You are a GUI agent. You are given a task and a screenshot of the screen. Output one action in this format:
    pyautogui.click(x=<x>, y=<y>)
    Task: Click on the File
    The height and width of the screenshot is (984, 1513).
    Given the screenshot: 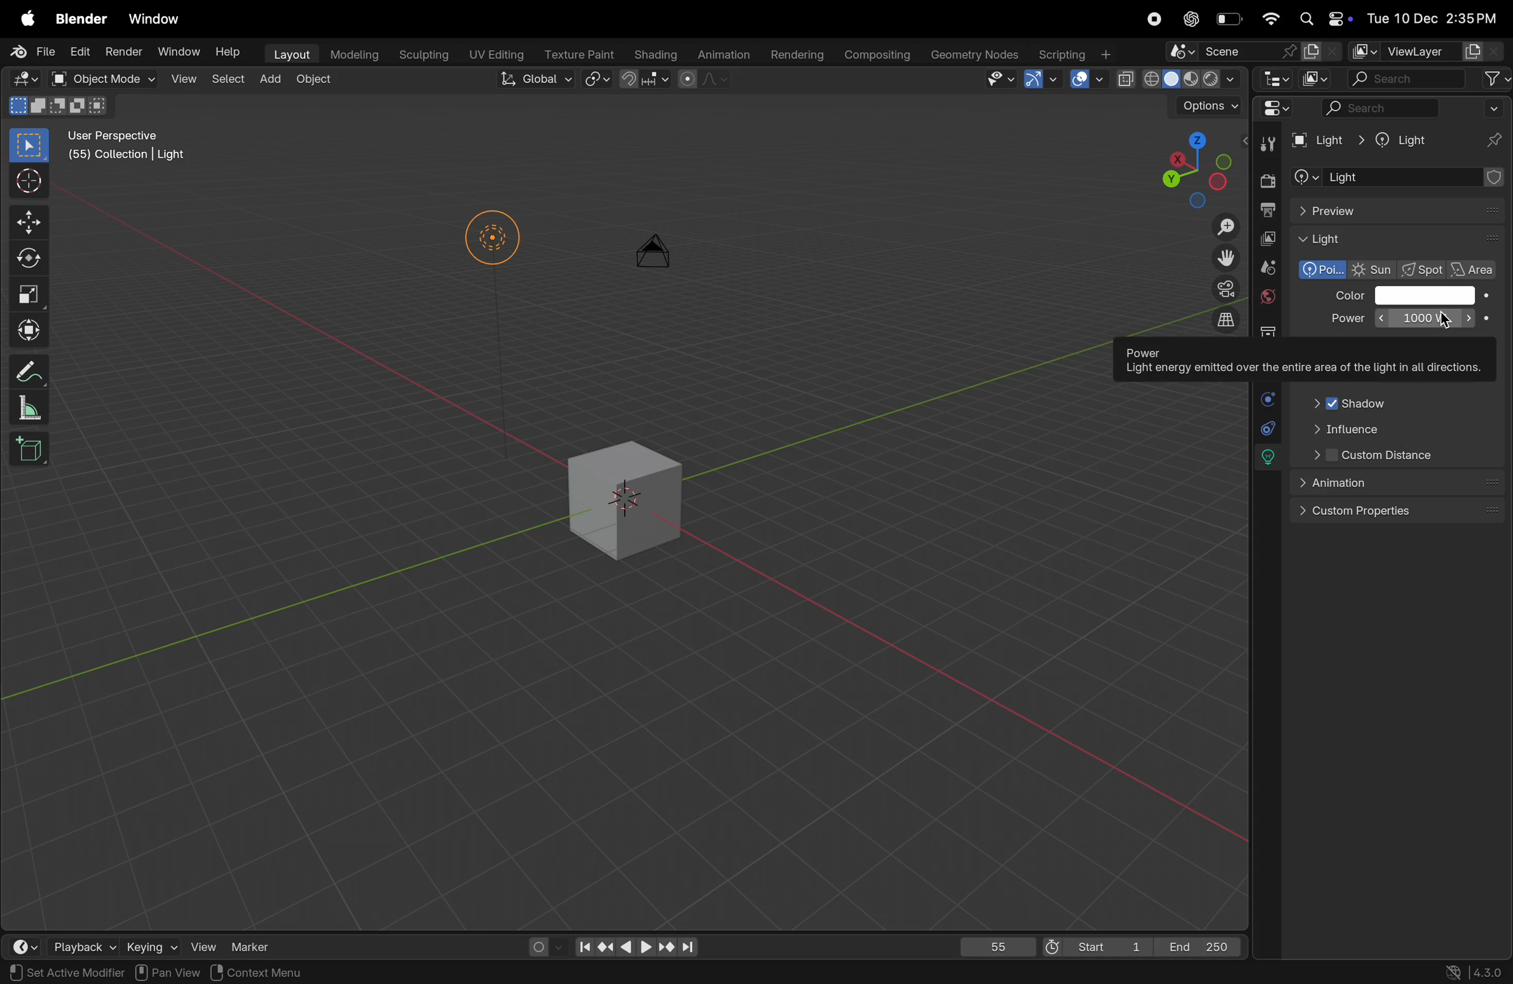 What is the action you would take?
    pyautogui.click(x=31, y=52)
    